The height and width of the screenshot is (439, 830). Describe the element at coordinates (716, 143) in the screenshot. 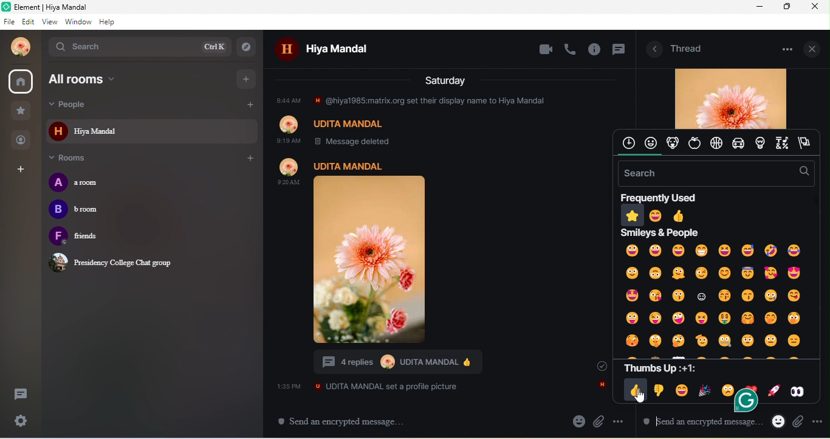

I see `emoji types` at that location.